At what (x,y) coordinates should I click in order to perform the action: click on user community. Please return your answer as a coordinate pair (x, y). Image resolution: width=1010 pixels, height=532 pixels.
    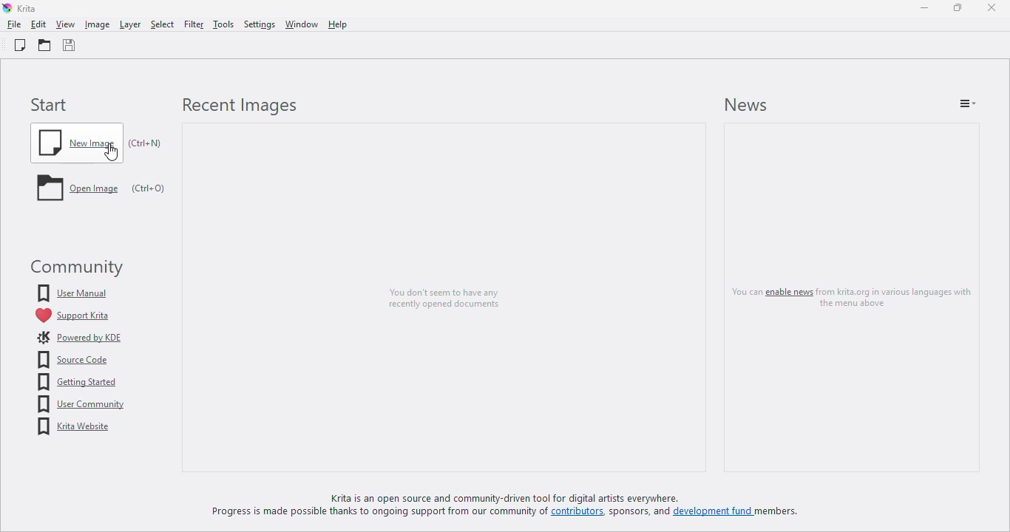
    Looking at the image, I should click on (80, 404).